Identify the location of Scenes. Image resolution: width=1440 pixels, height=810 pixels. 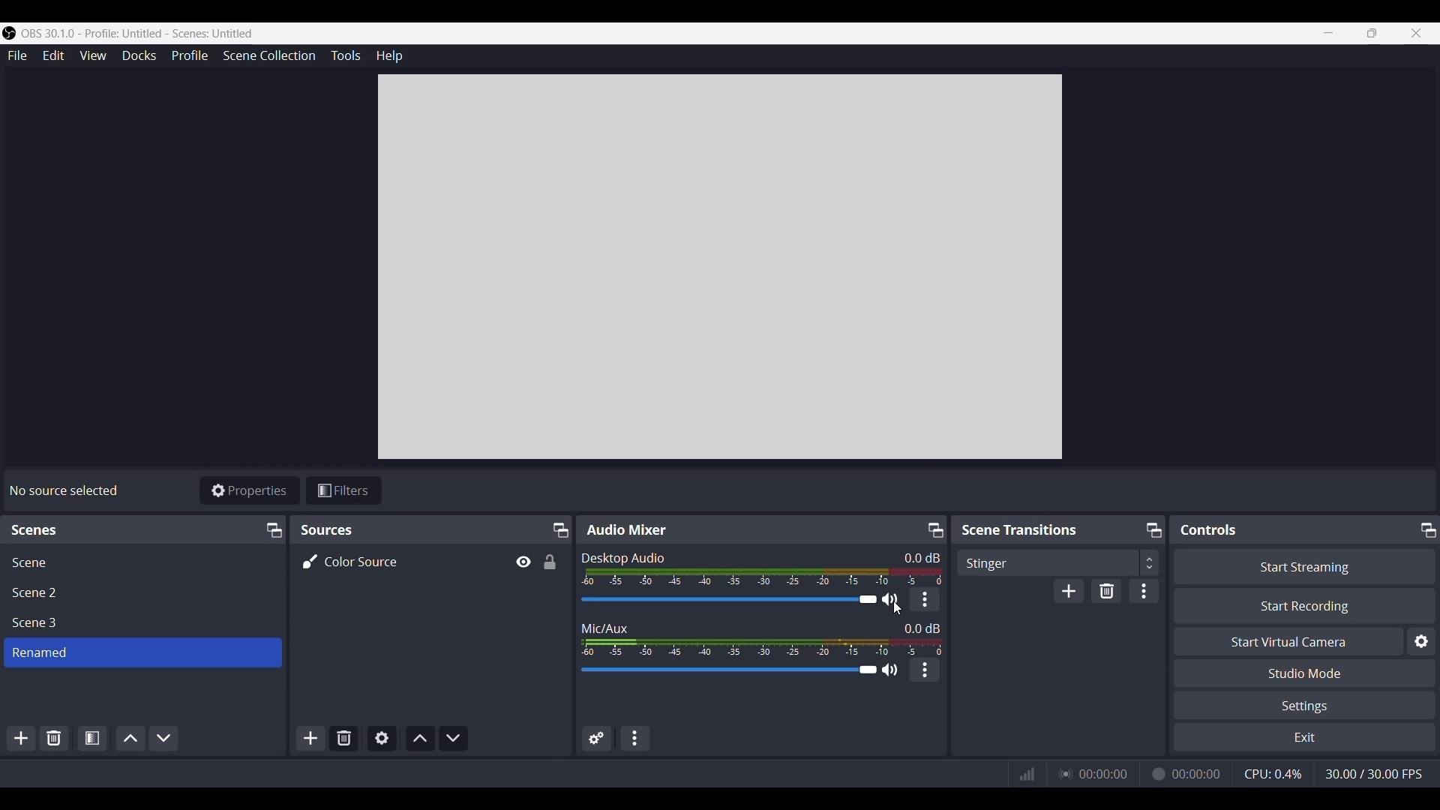
(37, 529).